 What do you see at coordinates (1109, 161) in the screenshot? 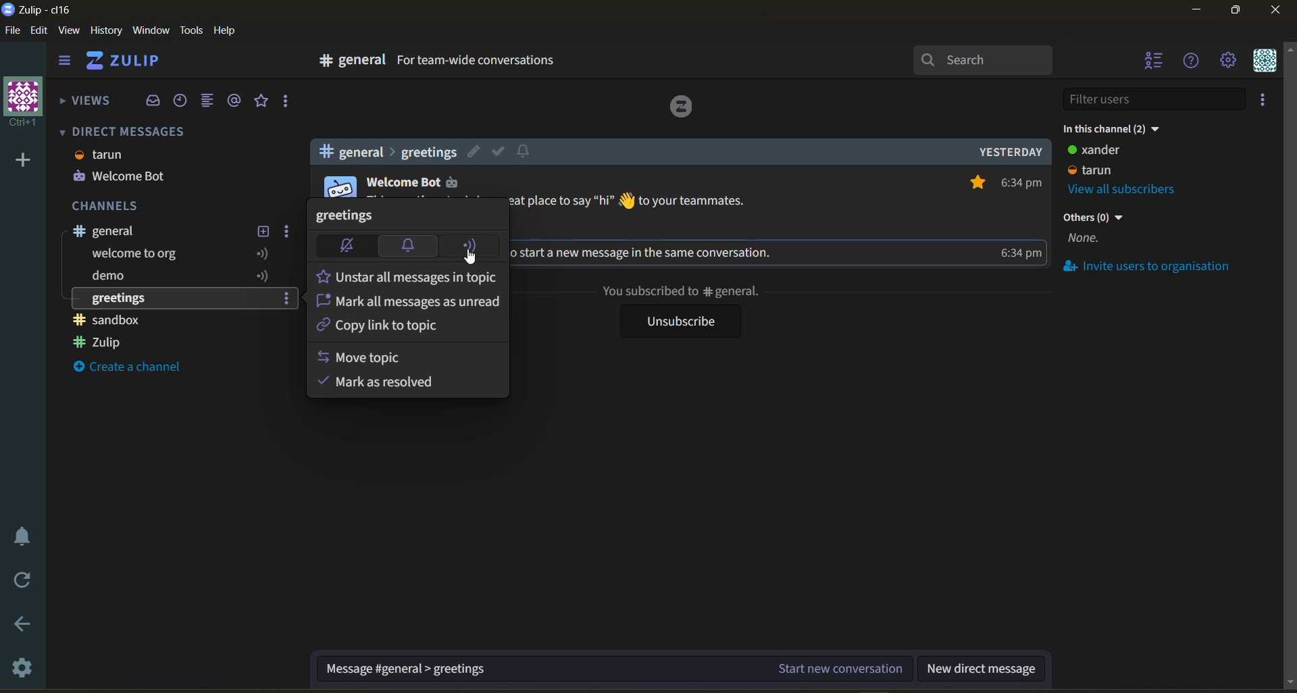
I see `user status` at bounding box center [1109, 161].